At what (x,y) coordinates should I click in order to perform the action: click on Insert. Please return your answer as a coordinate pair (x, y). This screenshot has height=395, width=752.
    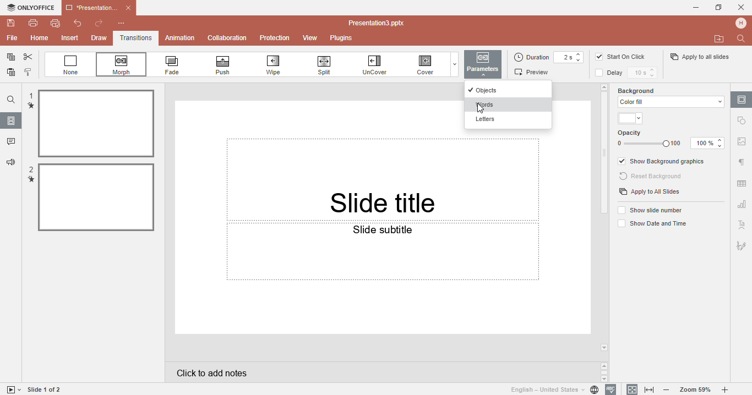
    Looking at the image, I should click on (71, 39).